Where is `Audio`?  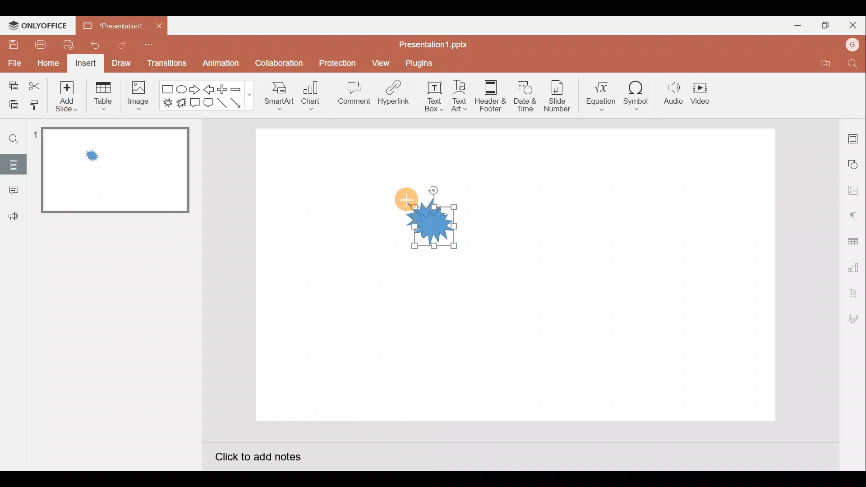 Audio is located at coordinates (672, 96).